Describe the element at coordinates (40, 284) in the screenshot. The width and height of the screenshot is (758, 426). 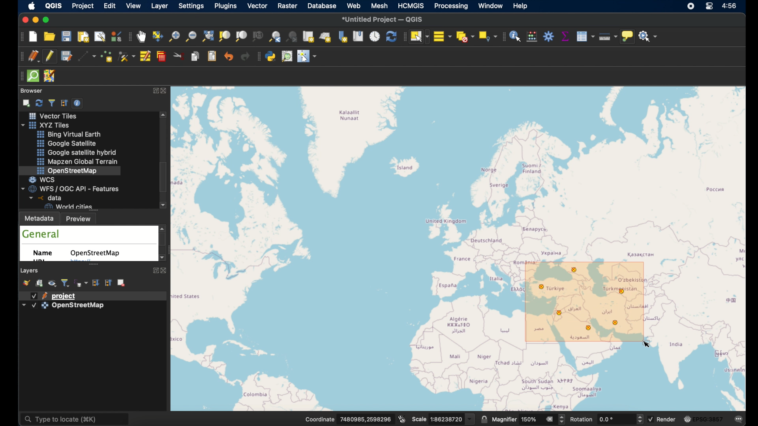
I see `add group` at that location.